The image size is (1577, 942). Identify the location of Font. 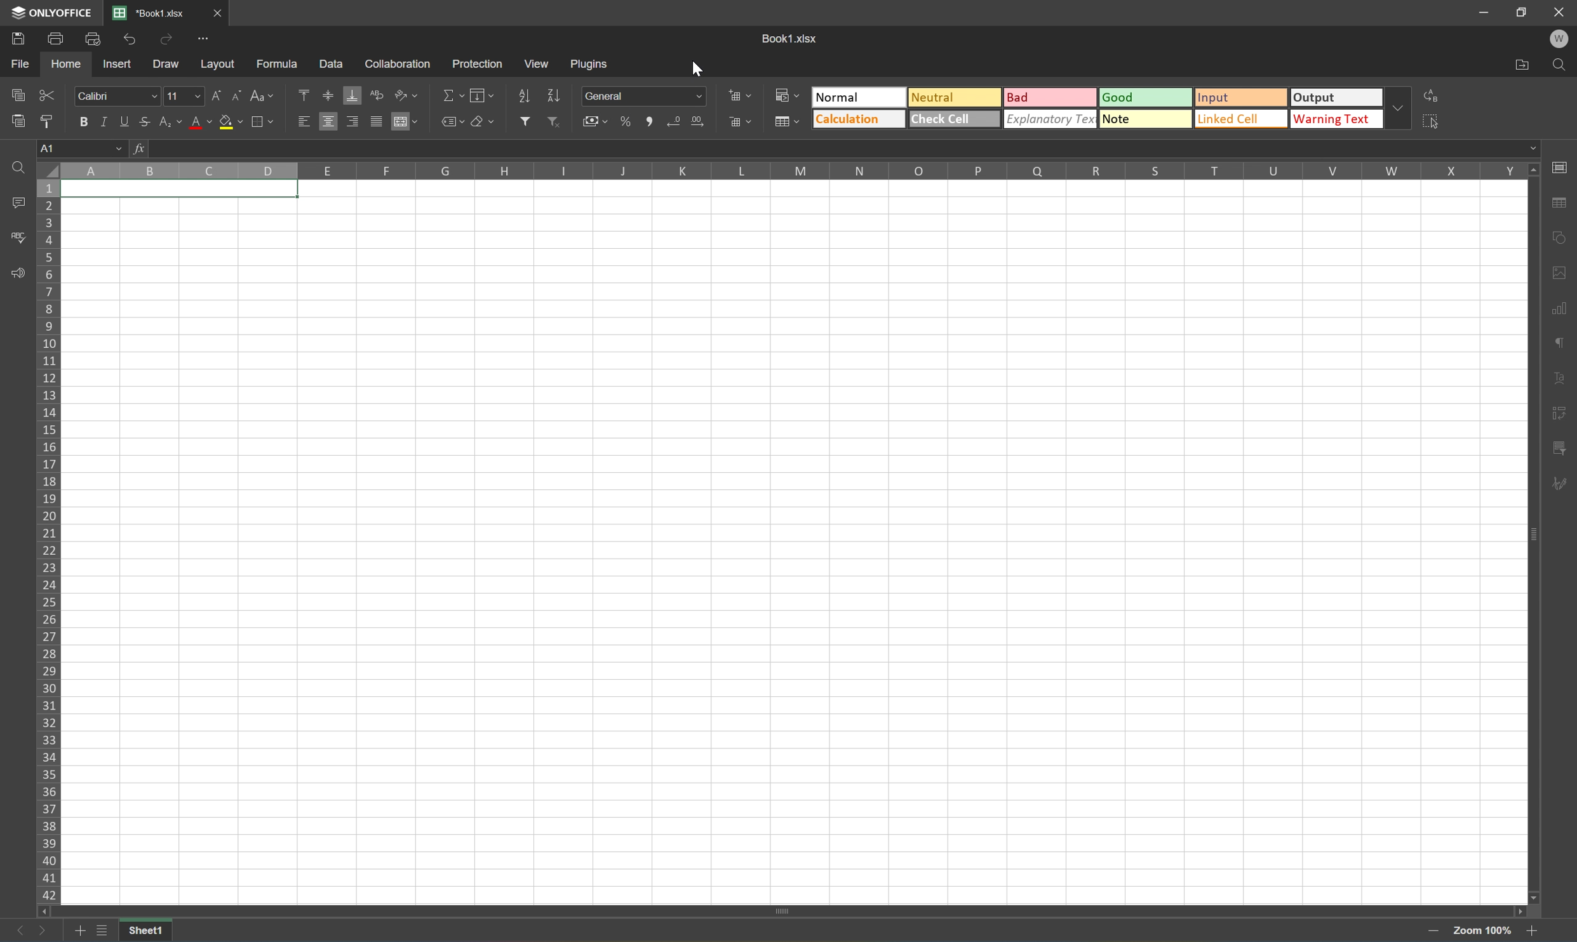
(117, 96).